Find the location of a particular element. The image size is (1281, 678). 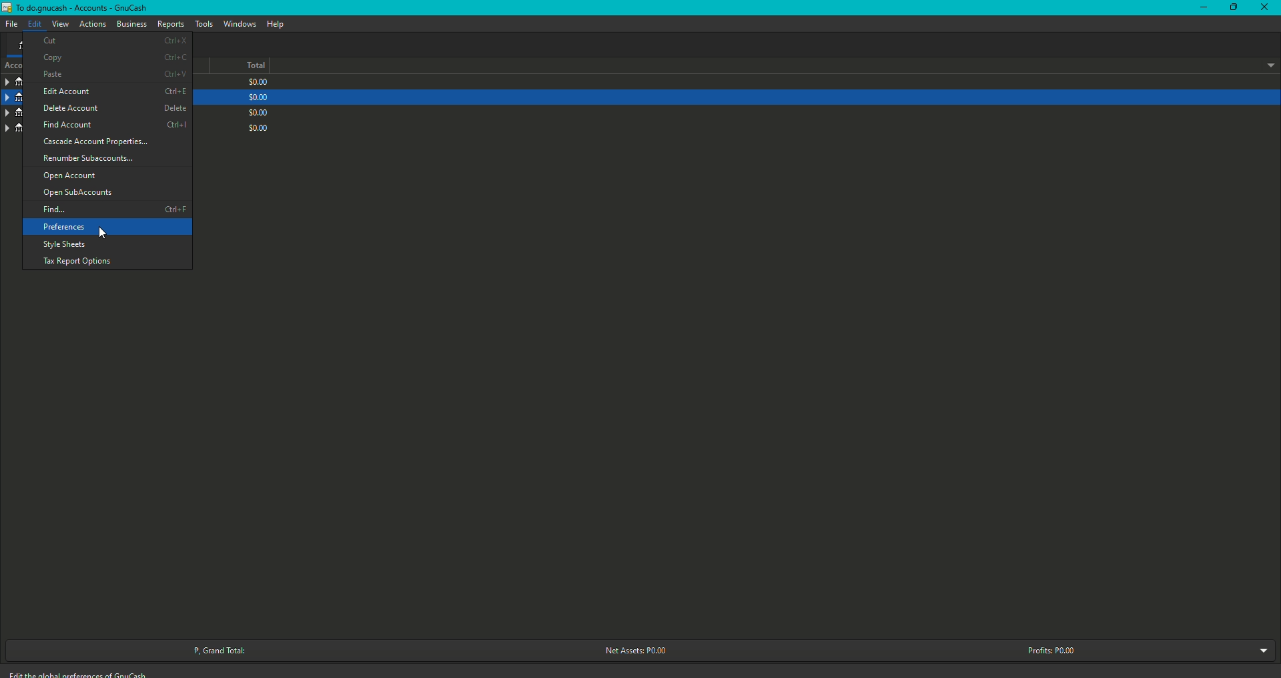

Delete Account is located at coordinates (113, 109).